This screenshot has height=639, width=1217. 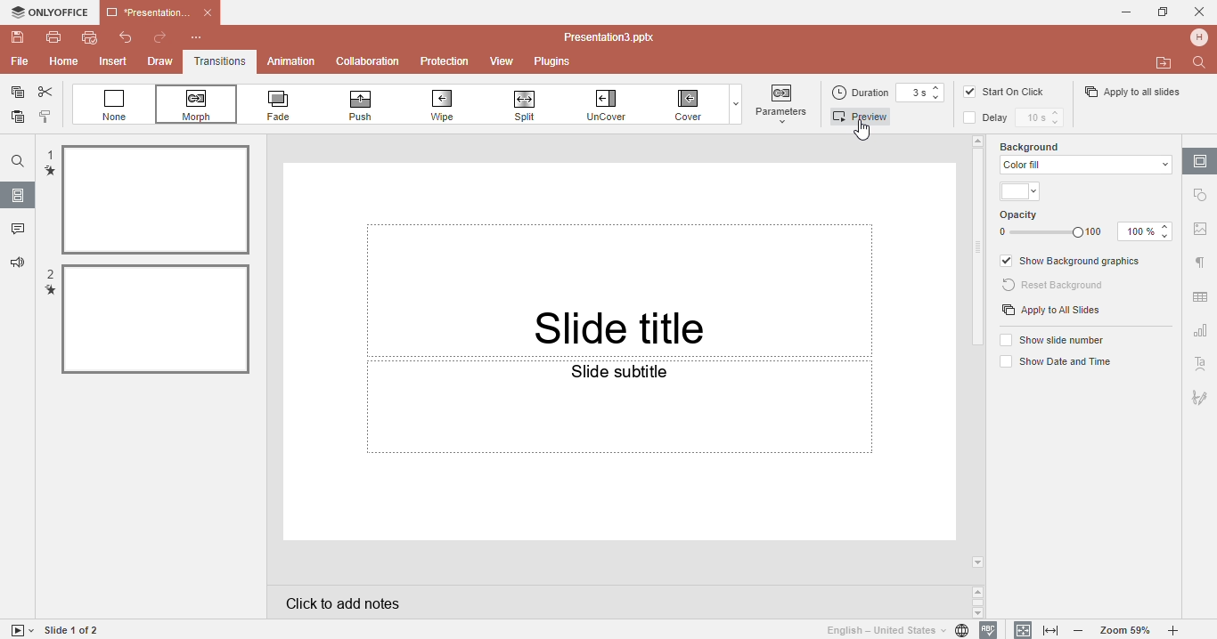 I want to click on Slide settings, so click(x=1200, y=160).